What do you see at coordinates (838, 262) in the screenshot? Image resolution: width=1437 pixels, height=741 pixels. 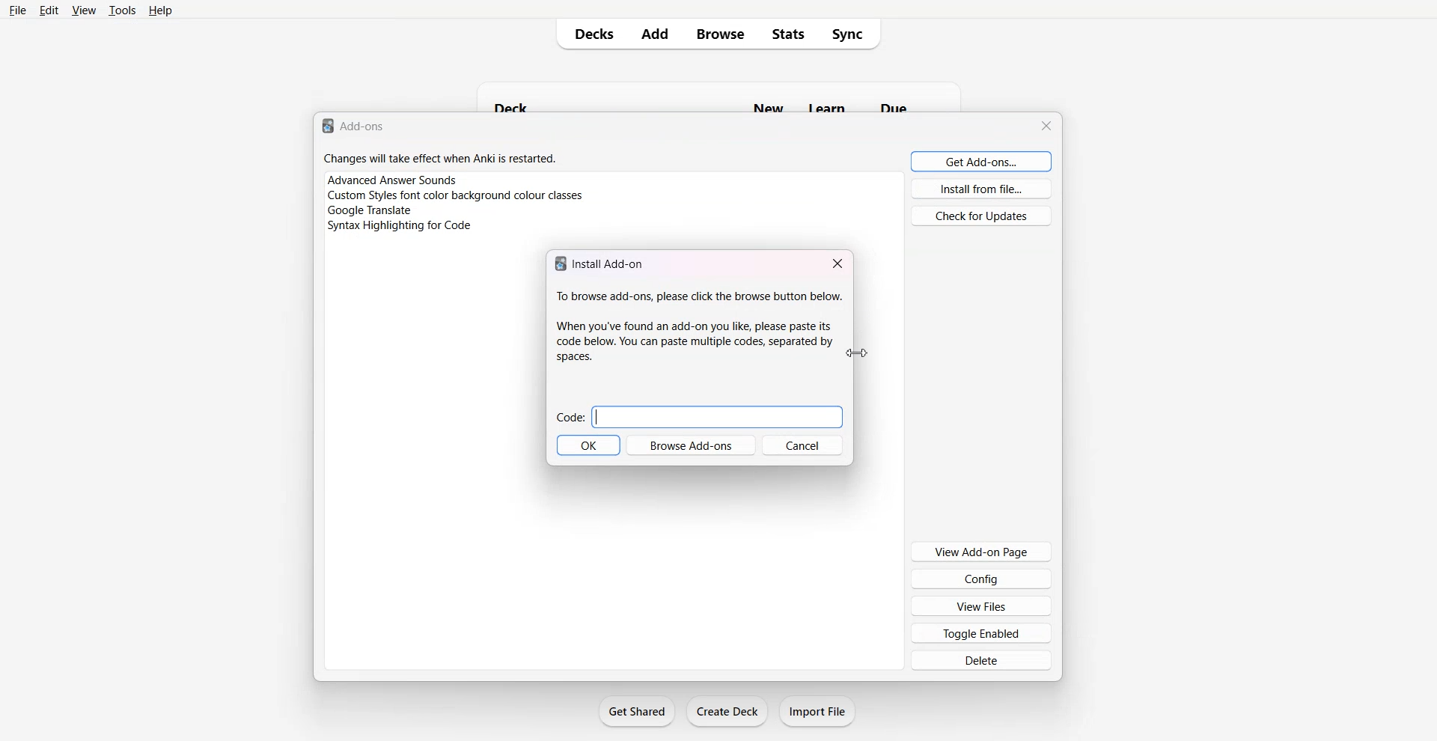 I see `Close` at bounding box center [838, 262].